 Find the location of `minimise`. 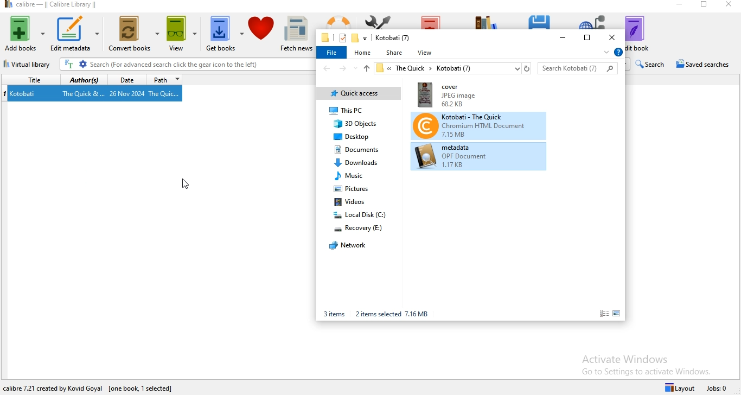

minimise is located at coordinates (680, 4).